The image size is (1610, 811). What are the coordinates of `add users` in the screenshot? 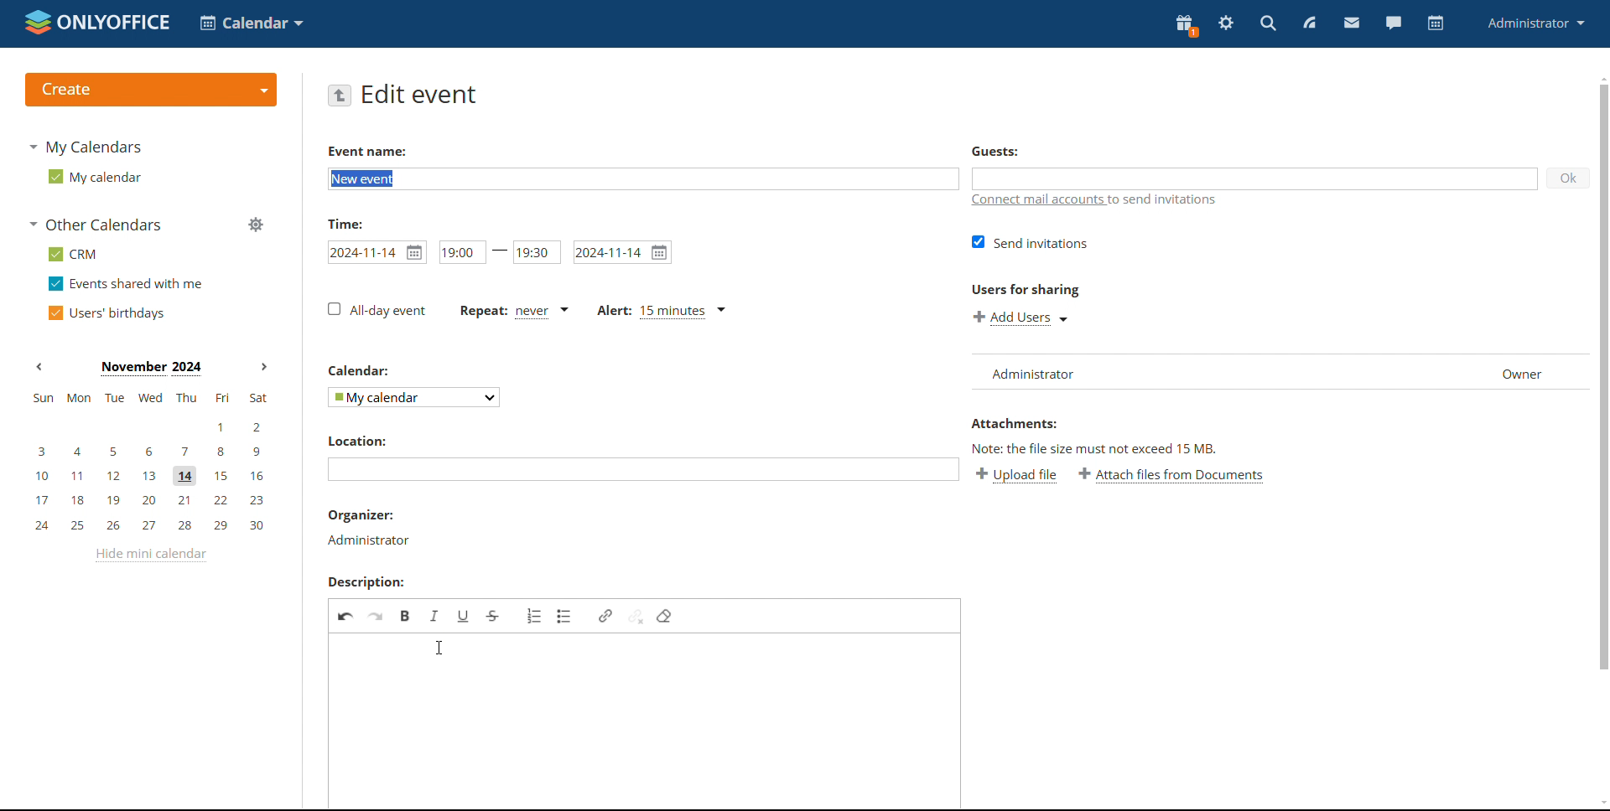 It's located at (1021, 318).